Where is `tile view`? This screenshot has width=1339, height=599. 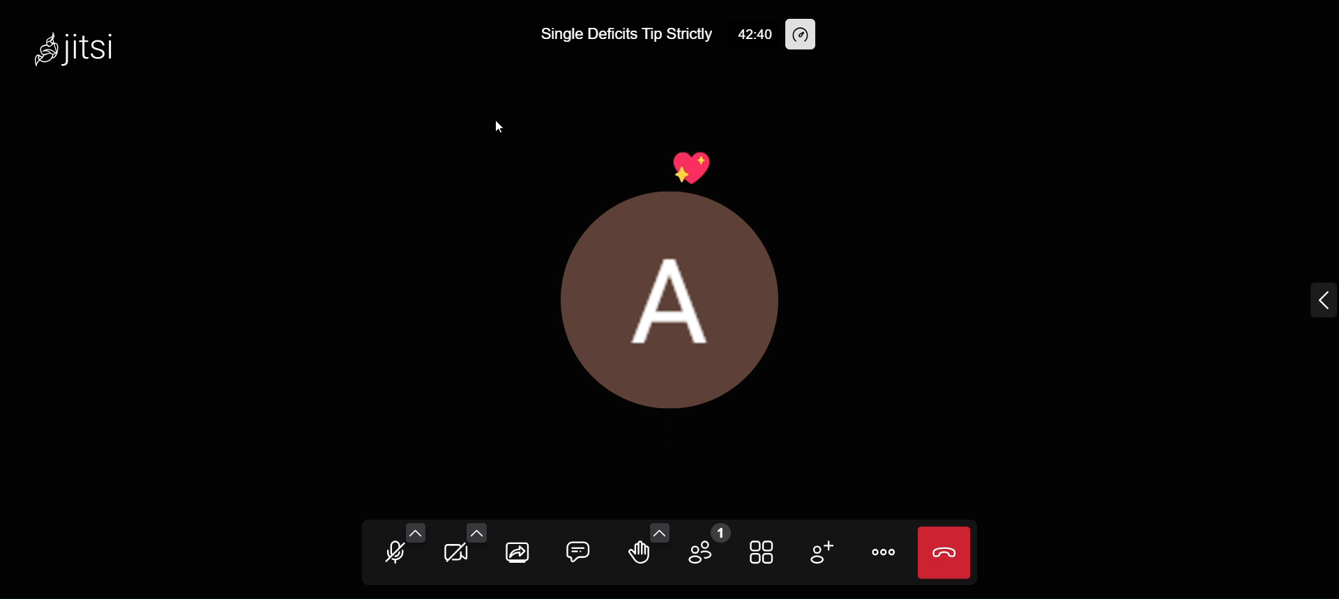 tile view is located at coordinates (764, 550).